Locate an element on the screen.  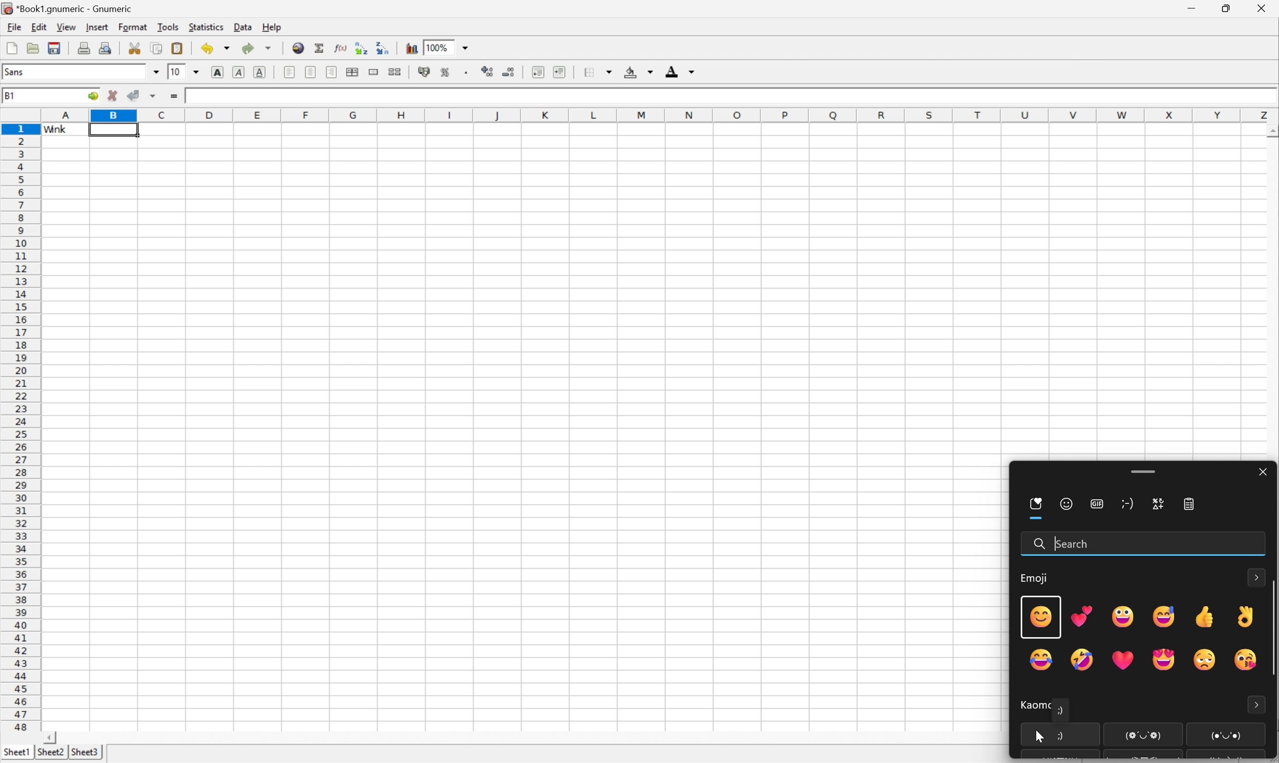
cut is located at coordinates (134, 48).